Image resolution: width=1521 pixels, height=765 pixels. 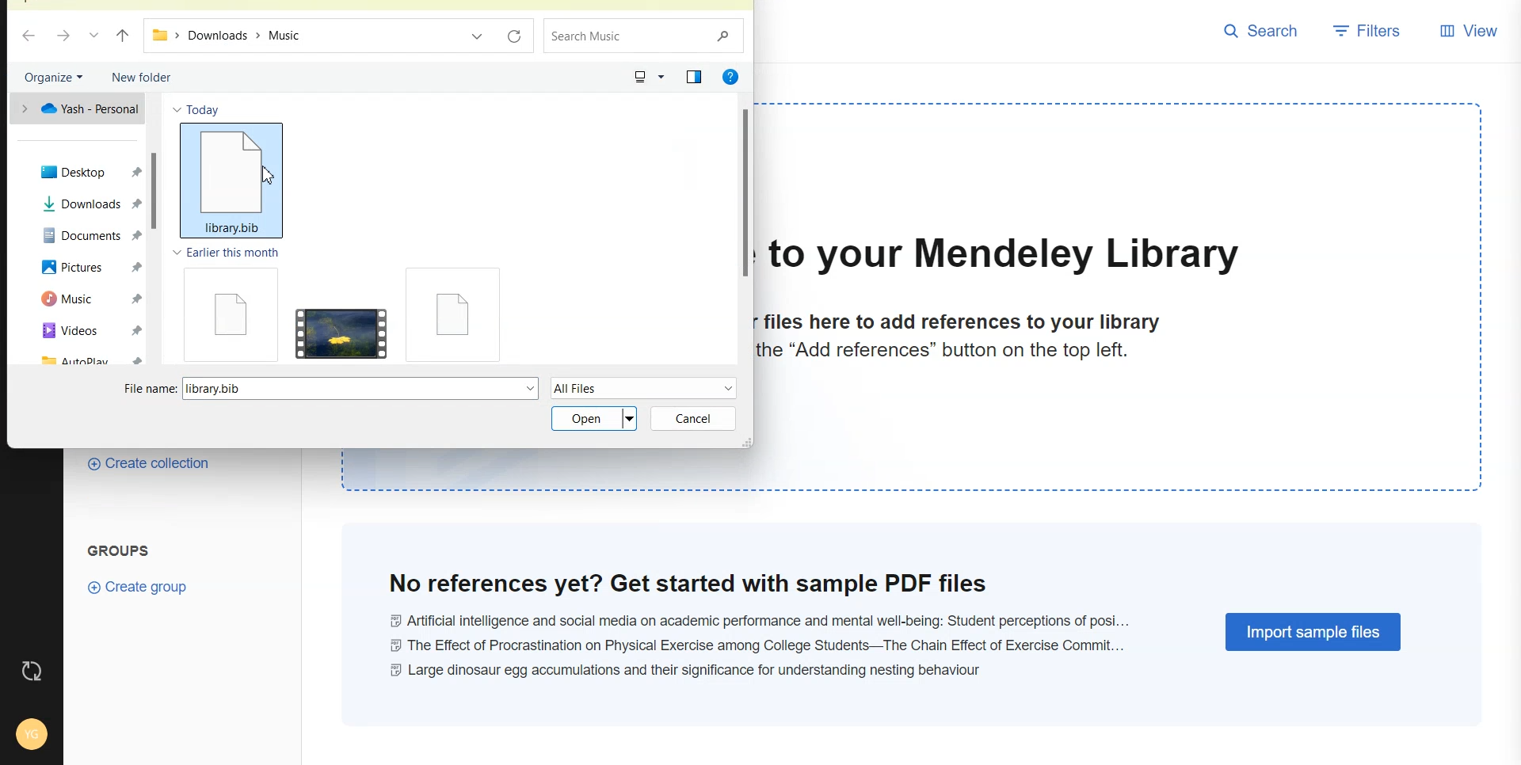 I want to click on Documents, so click(x=86, y=234).